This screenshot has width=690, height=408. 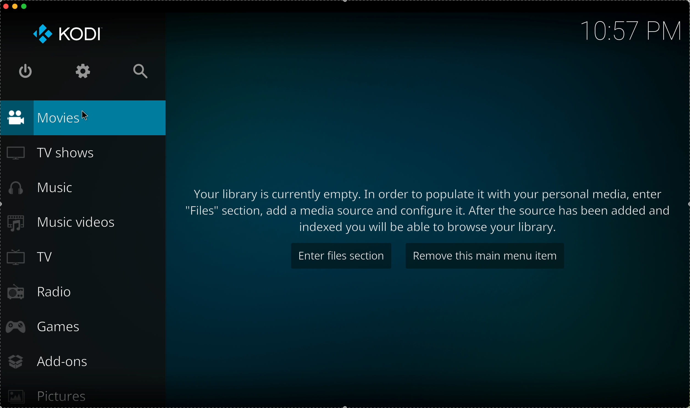 I want to click on TV shows, so click(x=50, y=154).